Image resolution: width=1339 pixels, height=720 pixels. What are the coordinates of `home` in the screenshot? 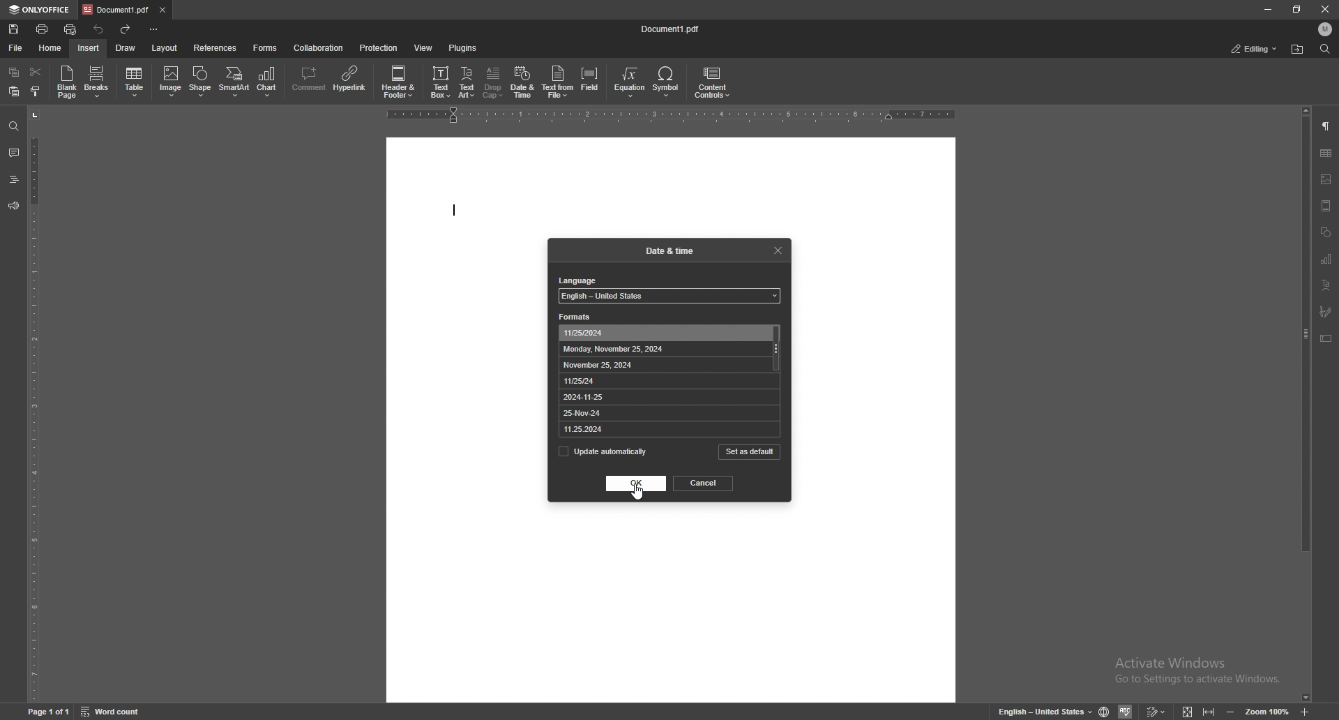 It's located at (52, 49).